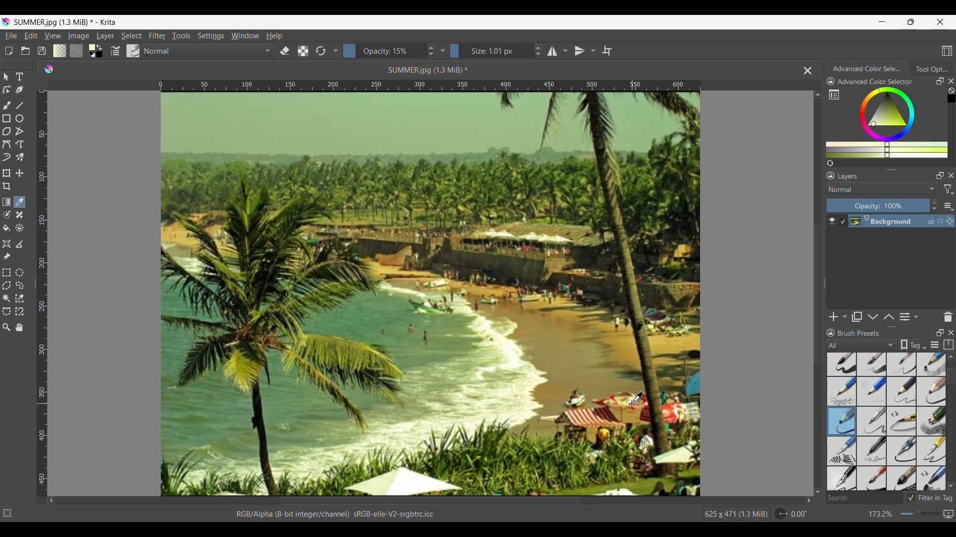 This screenshot has height=537, width=956. What do you see at coordinates (862, 345) in the screenshot?
I see `Tag options` at bounding box center [862, 345].